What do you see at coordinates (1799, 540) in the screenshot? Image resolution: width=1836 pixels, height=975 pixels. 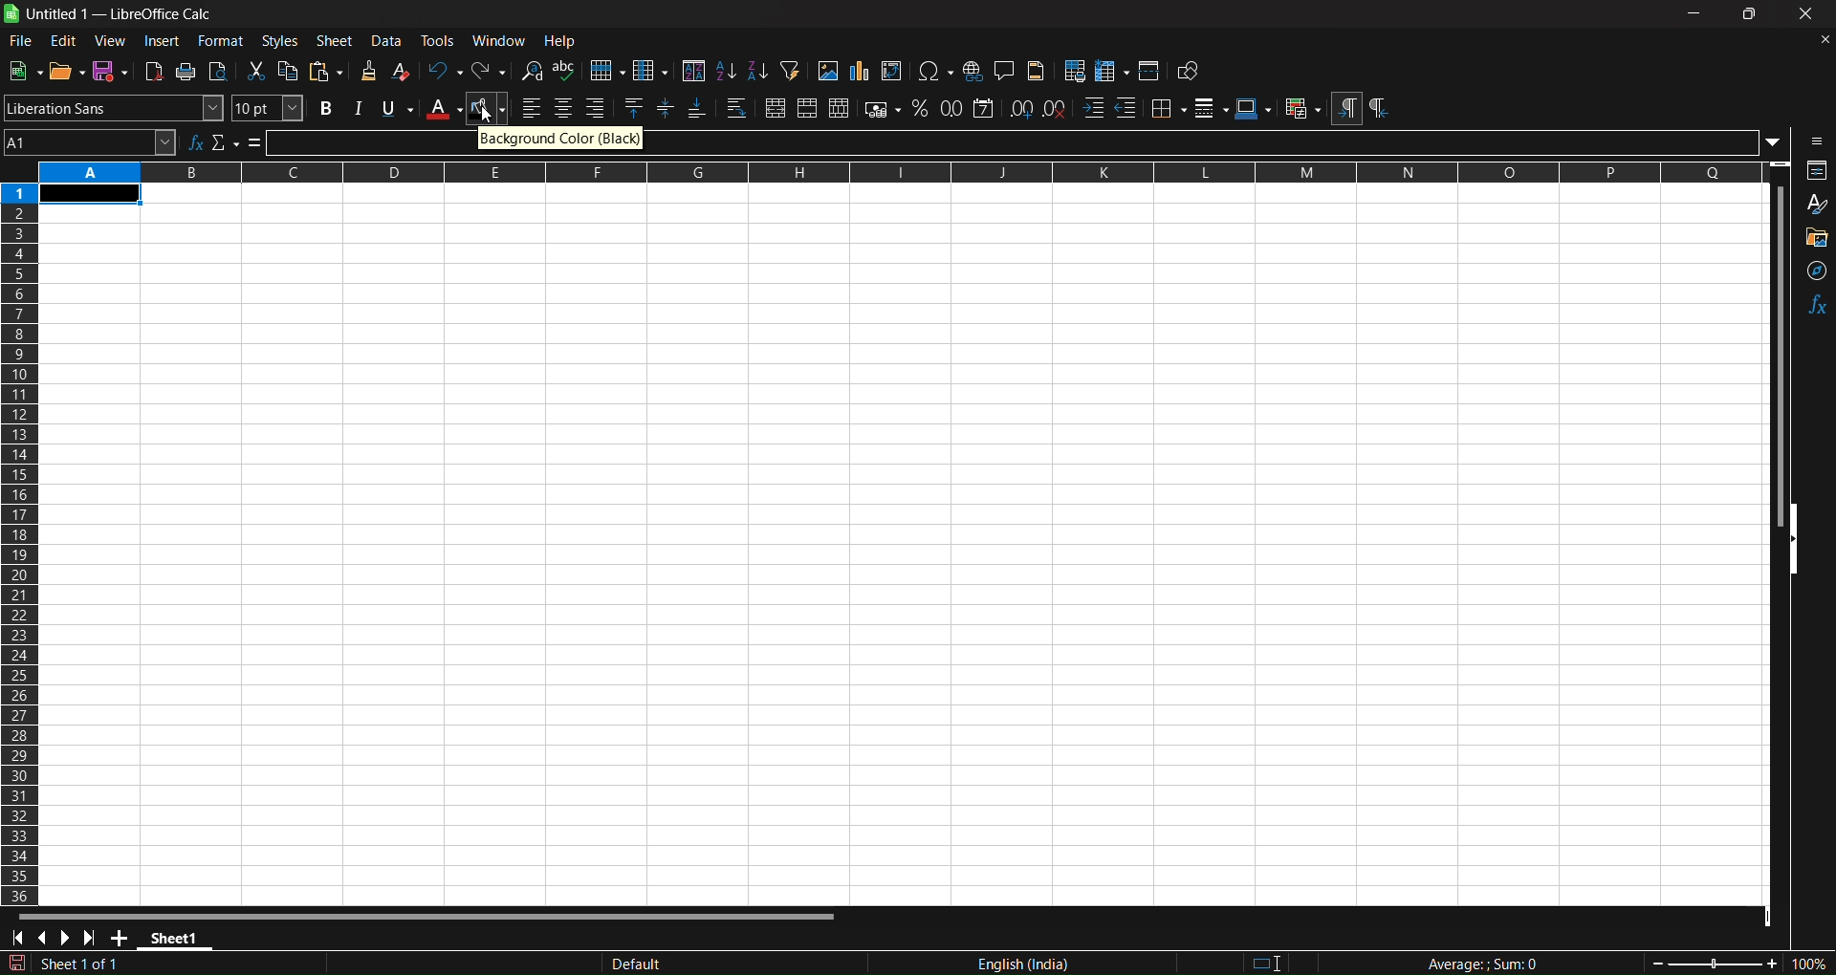 I see `hide` at bounding box center [1799, 540].